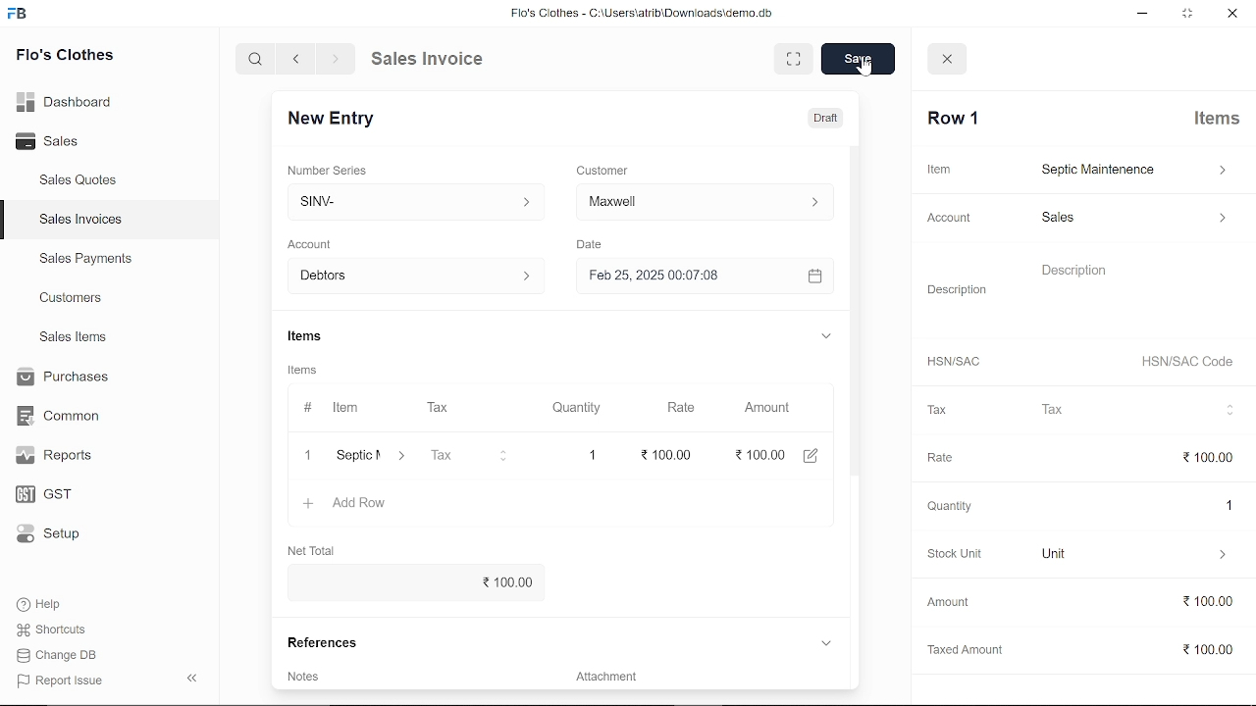 Image resolution: width=1256 pixels, height=706 pixels. Describe the element at coordinates (1198, 602) in the screenshot. I see `0.00` at that location.